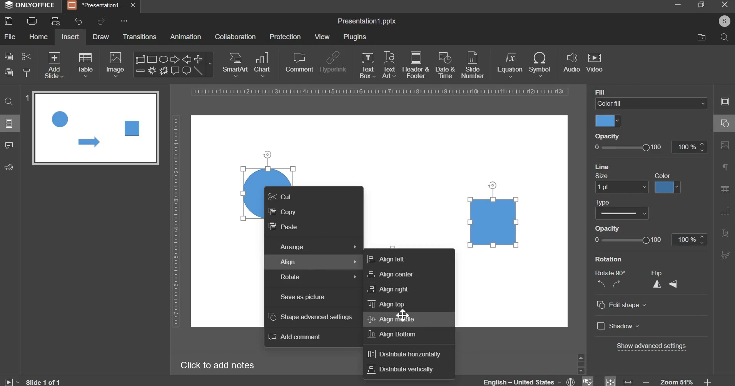  Describe the element at coordinates (677, 4) in the screenshot. I see `minimize` at that location.